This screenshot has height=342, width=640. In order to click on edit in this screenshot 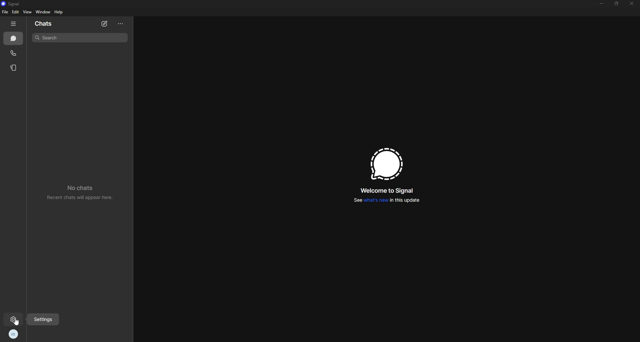, I will do `click(16, 12)`.